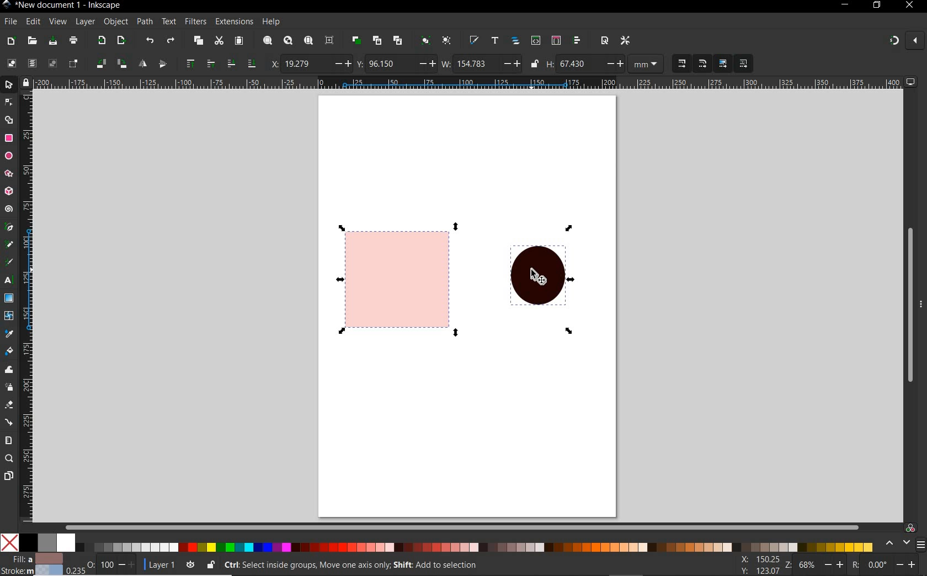  Describe the element at coordinates (8, 155) in the screenshot. I see `ellipse ,arc tool` at that location.